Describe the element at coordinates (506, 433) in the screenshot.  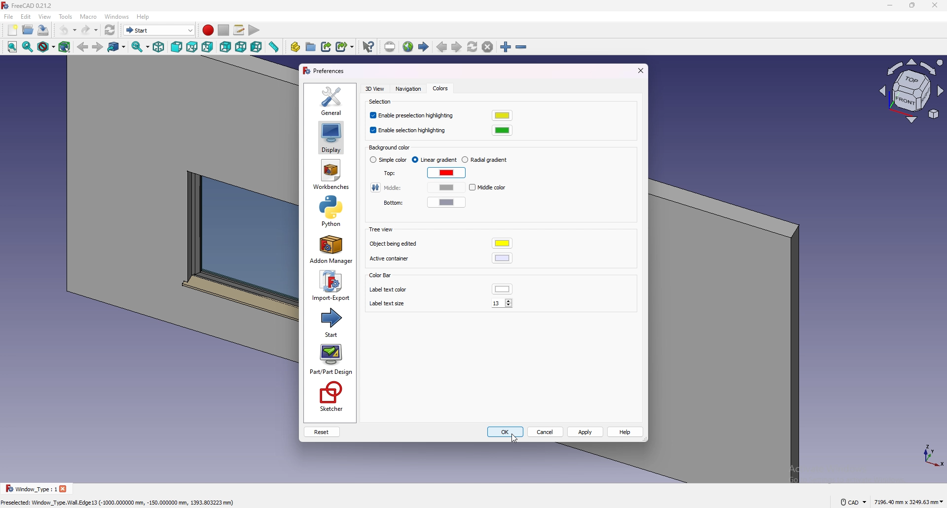
I see `ok` at that location.